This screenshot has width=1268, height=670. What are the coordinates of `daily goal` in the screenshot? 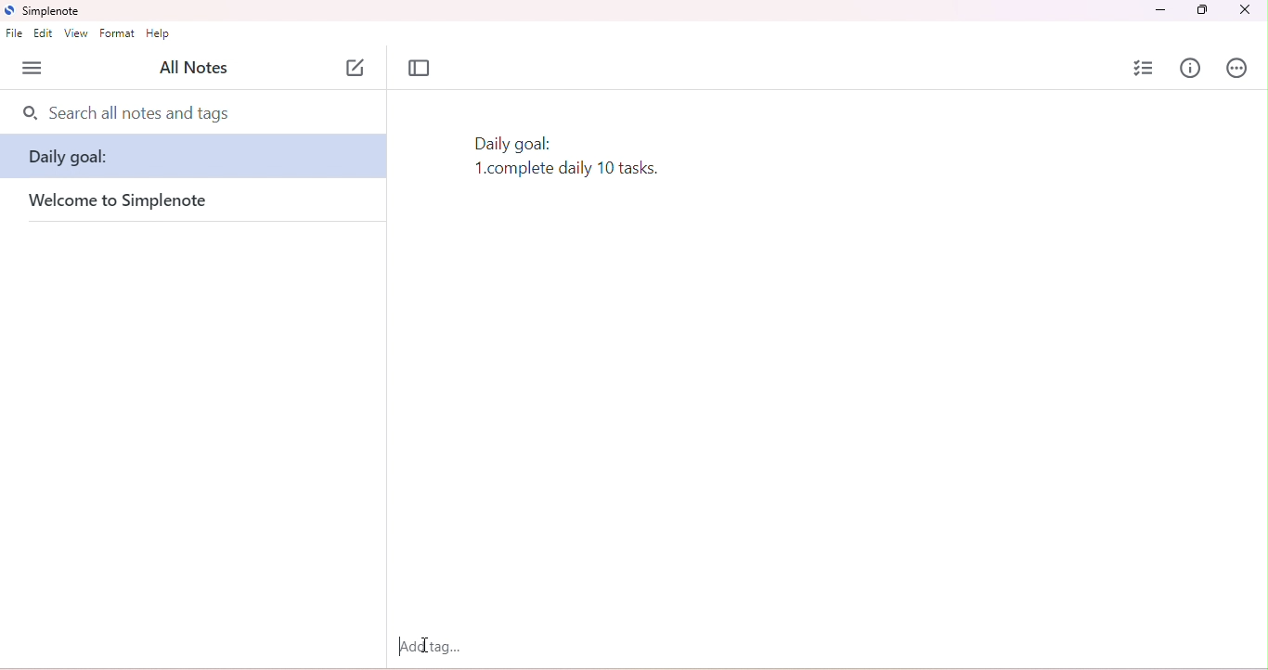 It's located at (195, 164).